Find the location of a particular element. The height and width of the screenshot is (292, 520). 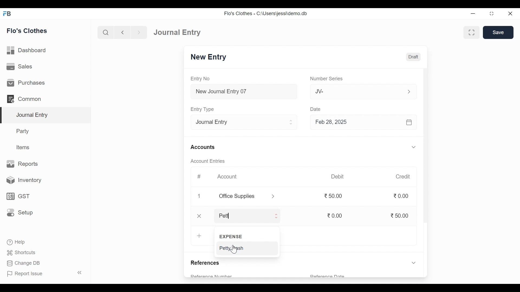

Common is located at coordinates (25, 99).